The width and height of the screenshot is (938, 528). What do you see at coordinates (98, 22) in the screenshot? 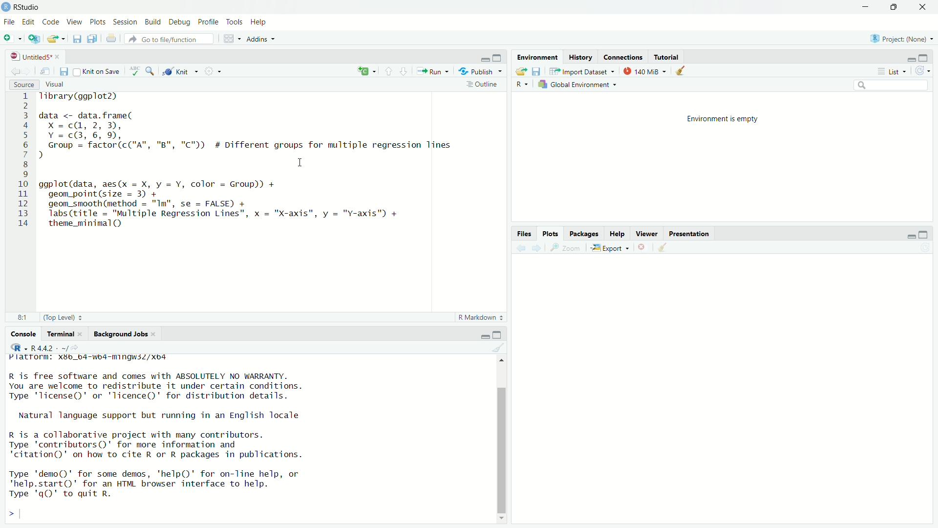
I see `Plots` at bounding box center [98, 22].